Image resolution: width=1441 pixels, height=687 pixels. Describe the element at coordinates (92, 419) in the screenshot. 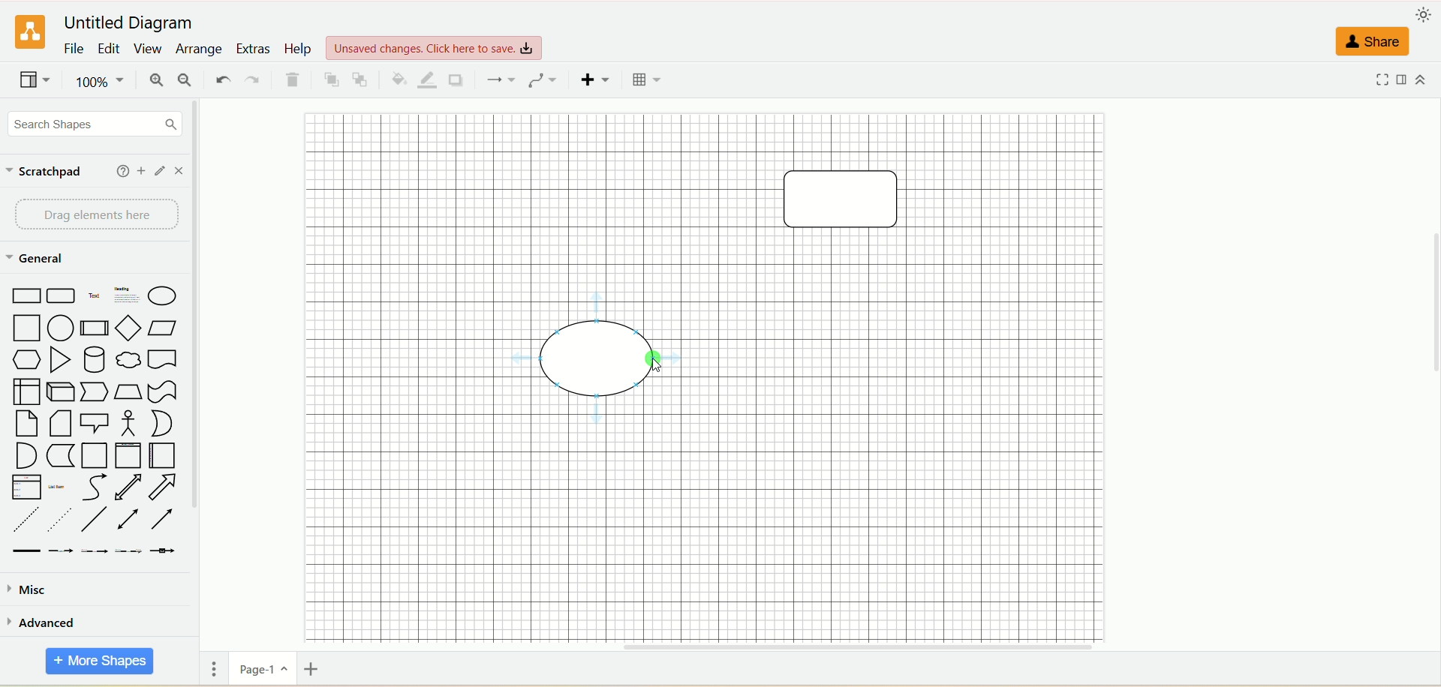

I see `shapes` at that location.